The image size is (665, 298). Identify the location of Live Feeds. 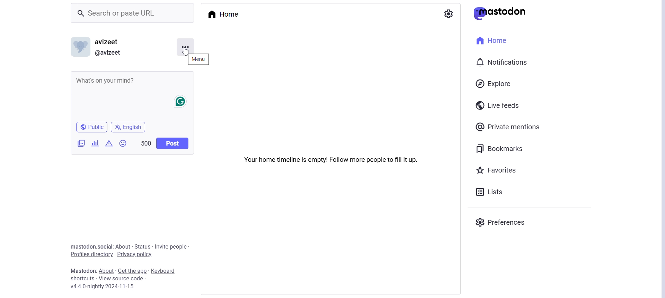
(503, 106).